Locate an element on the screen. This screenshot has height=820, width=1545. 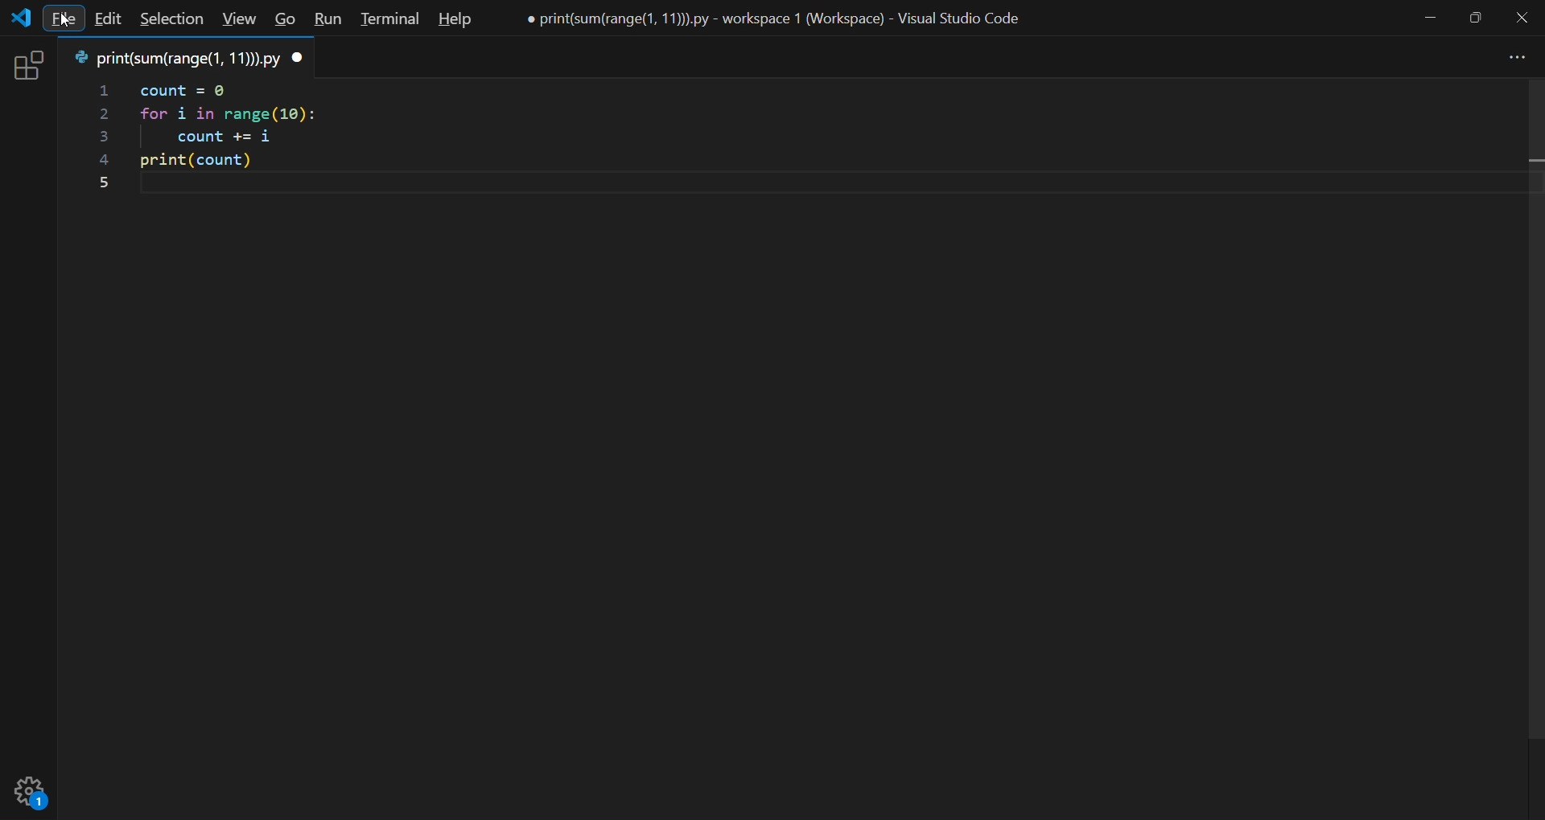
code is located at coordinates (258, 136).